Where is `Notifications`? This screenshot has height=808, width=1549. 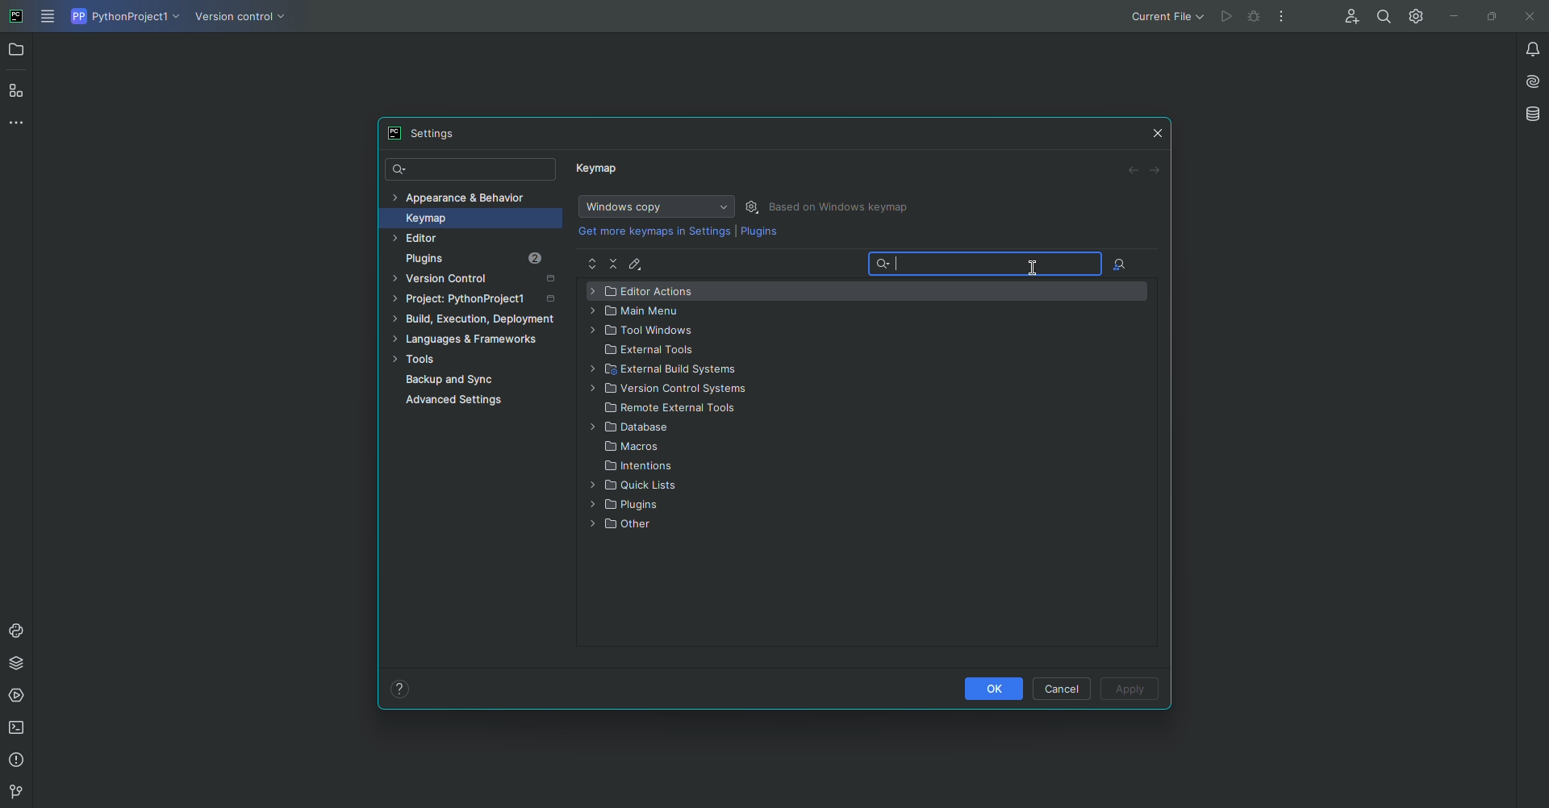 Notifications is located at coordinates (1523, 48).